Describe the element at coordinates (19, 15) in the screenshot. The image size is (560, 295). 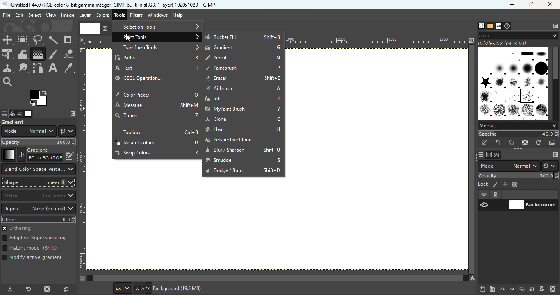
I see `Edit` at that location.